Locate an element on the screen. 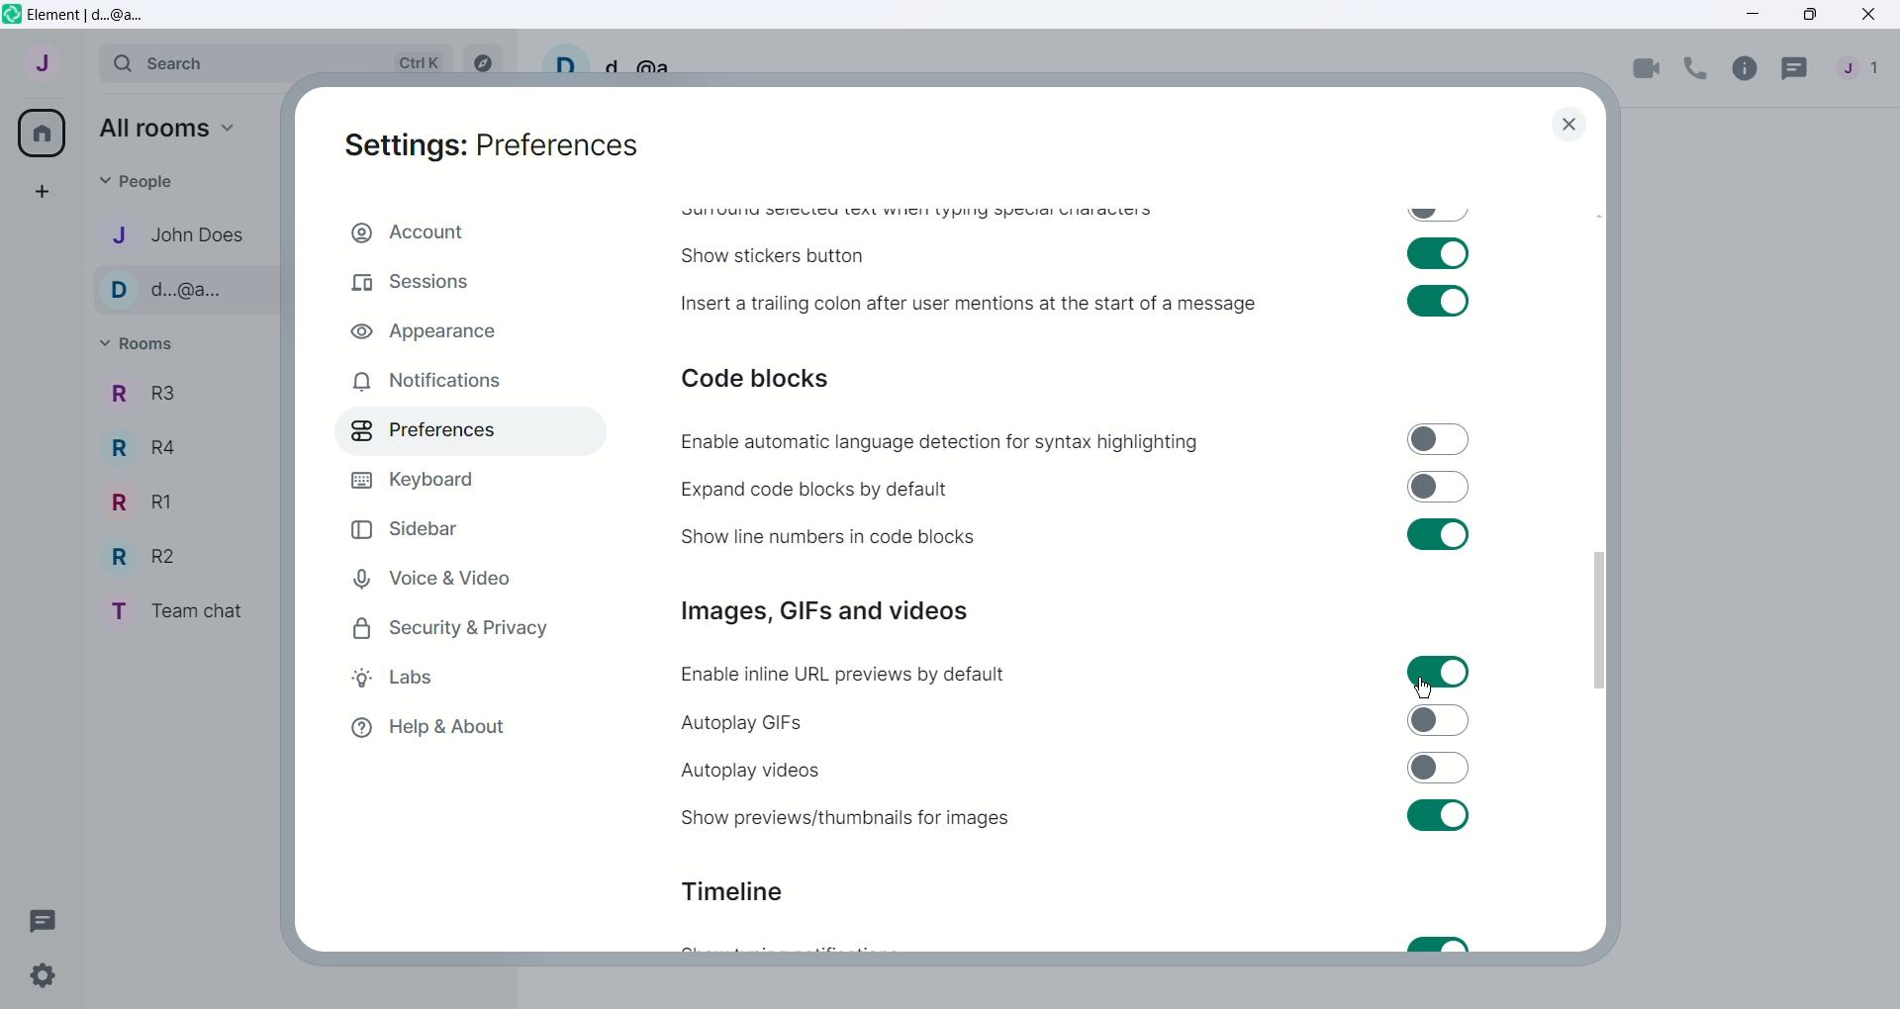 The image size is (1900, 1009). Video call is located at coordinates (1646, 70).